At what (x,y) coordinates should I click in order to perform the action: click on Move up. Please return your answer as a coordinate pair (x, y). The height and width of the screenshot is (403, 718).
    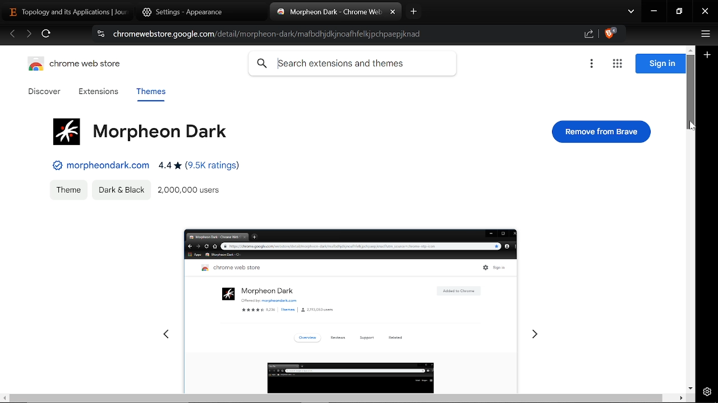
    Looking at the image, I should click on (690, 49).